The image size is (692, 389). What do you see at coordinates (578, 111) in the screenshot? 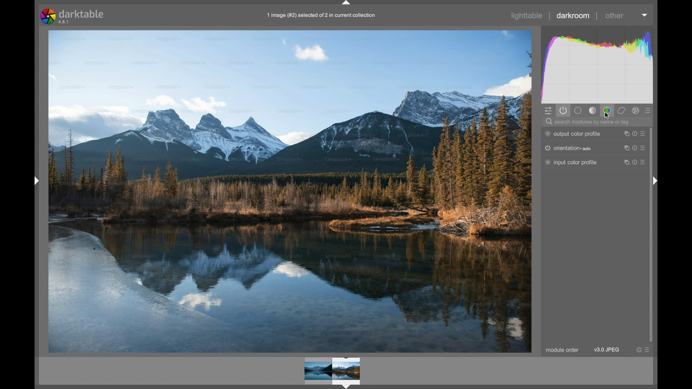
I see `base` at bounding box center [578, 111].